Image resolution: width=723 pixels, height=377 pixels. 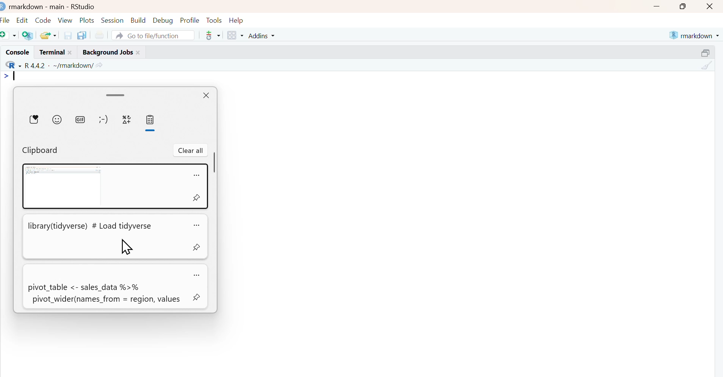 I want to click on pin, so click(x=197, y=297).